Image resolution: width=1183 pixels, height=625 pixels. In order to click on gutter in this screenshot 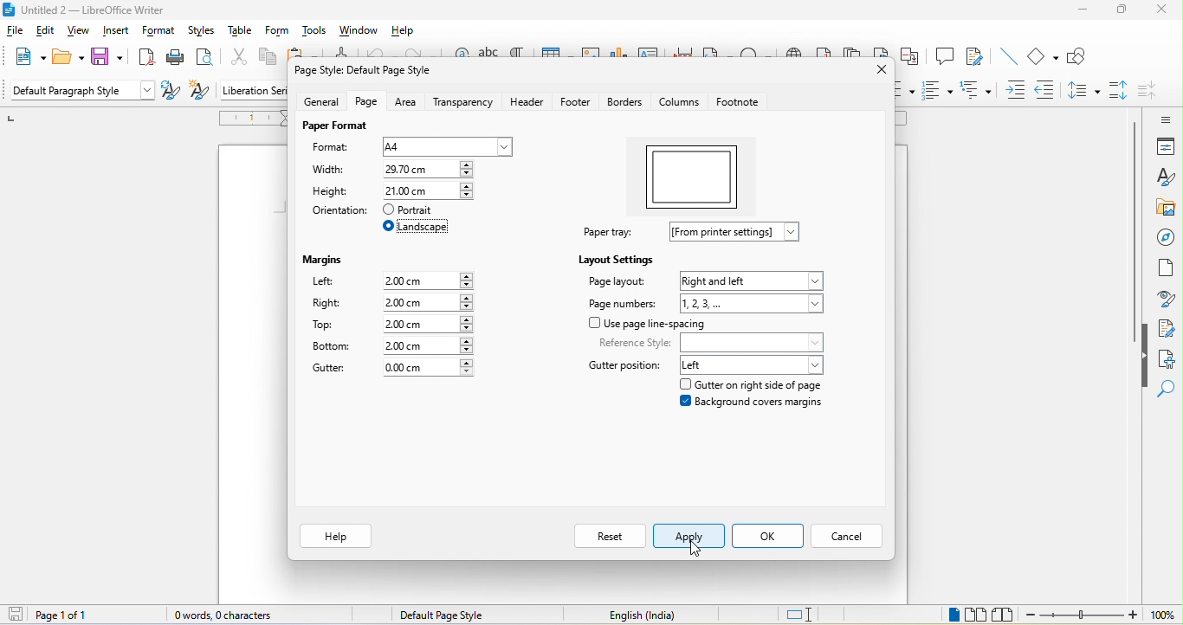, I will do `click(331, 367)`.